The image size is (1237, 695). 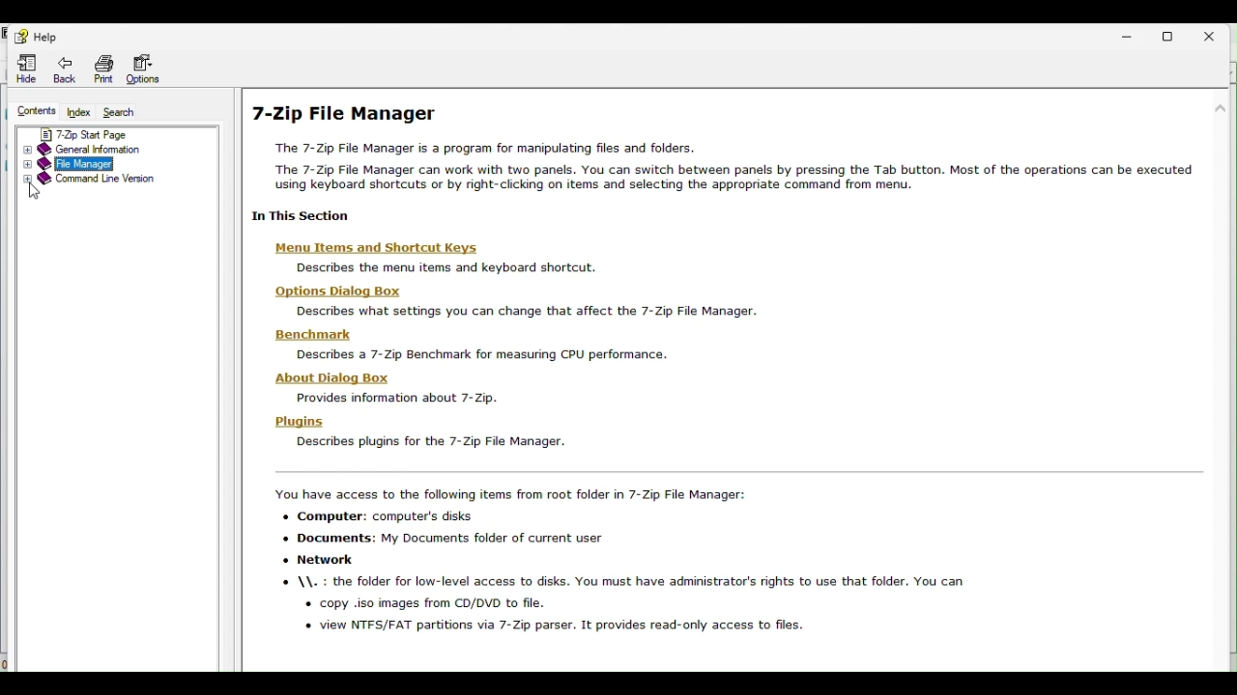 I want to click on Describes what settings you can change that affect the 7-Zip File Manager., so click(x=525, y=311).